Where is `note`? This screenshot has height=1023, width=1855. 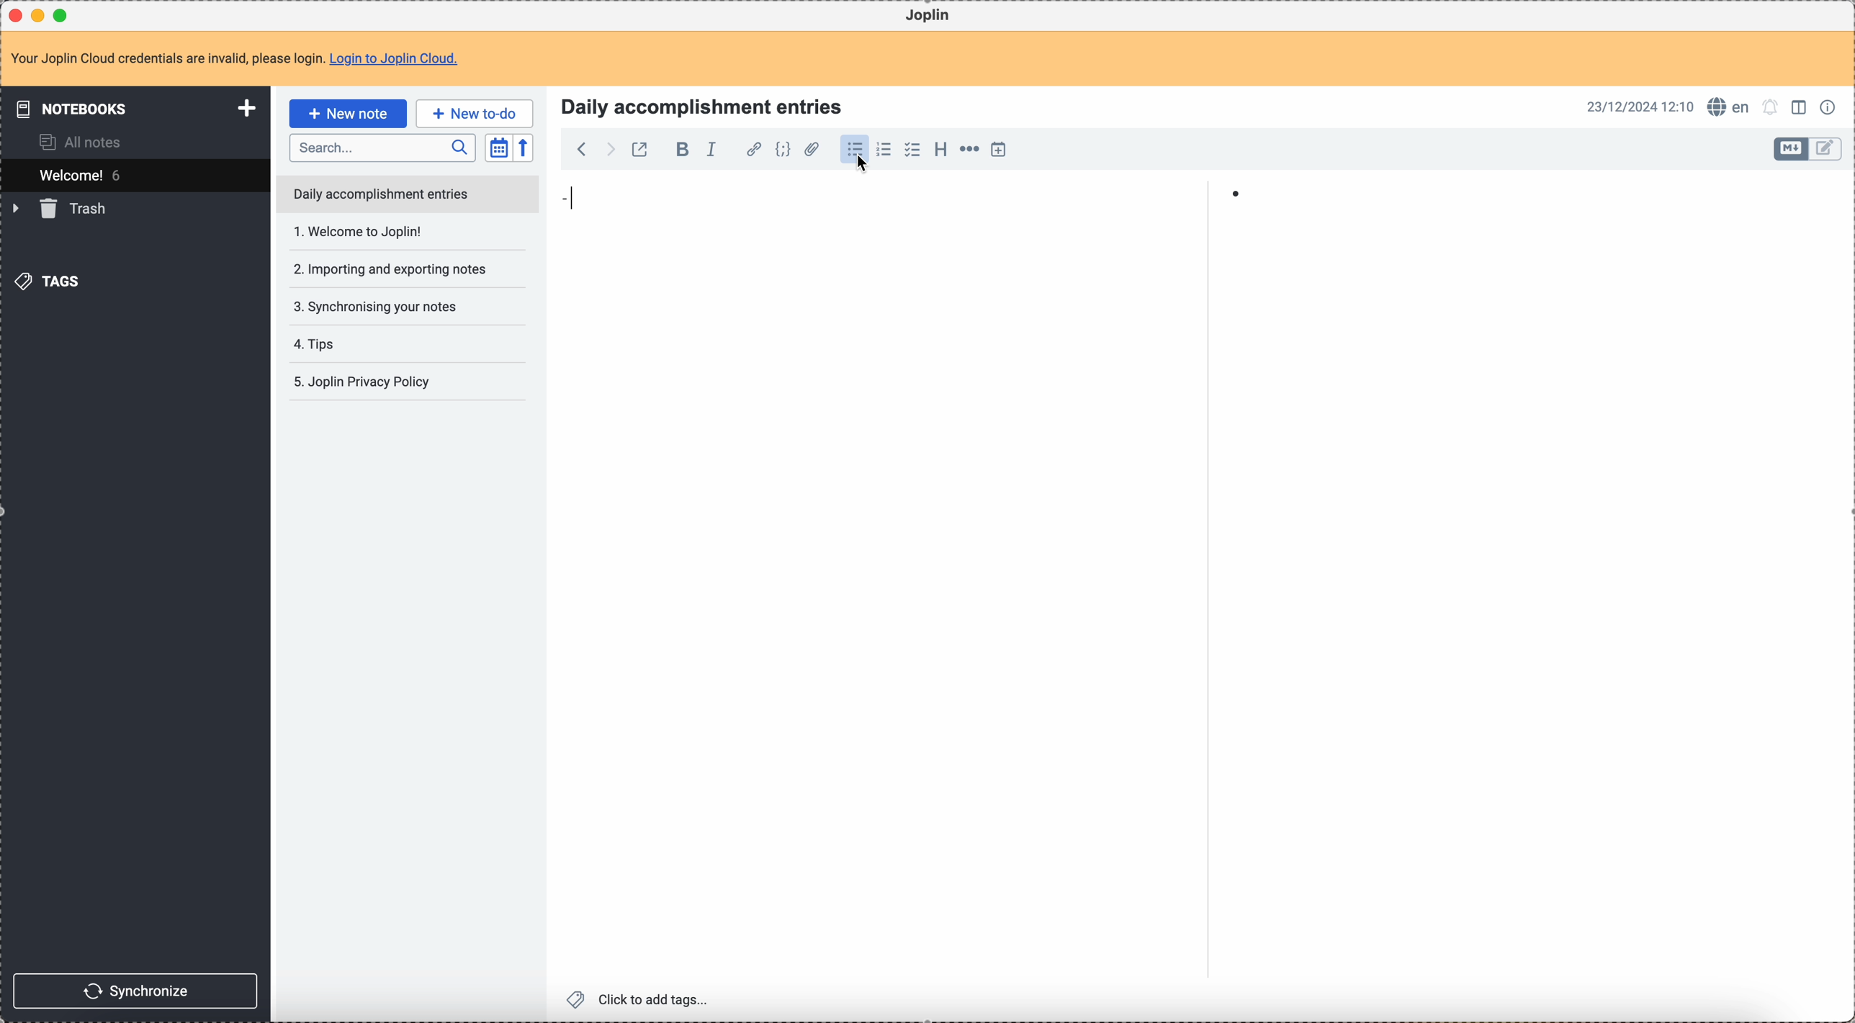
note is located at coordinates (234, 59).